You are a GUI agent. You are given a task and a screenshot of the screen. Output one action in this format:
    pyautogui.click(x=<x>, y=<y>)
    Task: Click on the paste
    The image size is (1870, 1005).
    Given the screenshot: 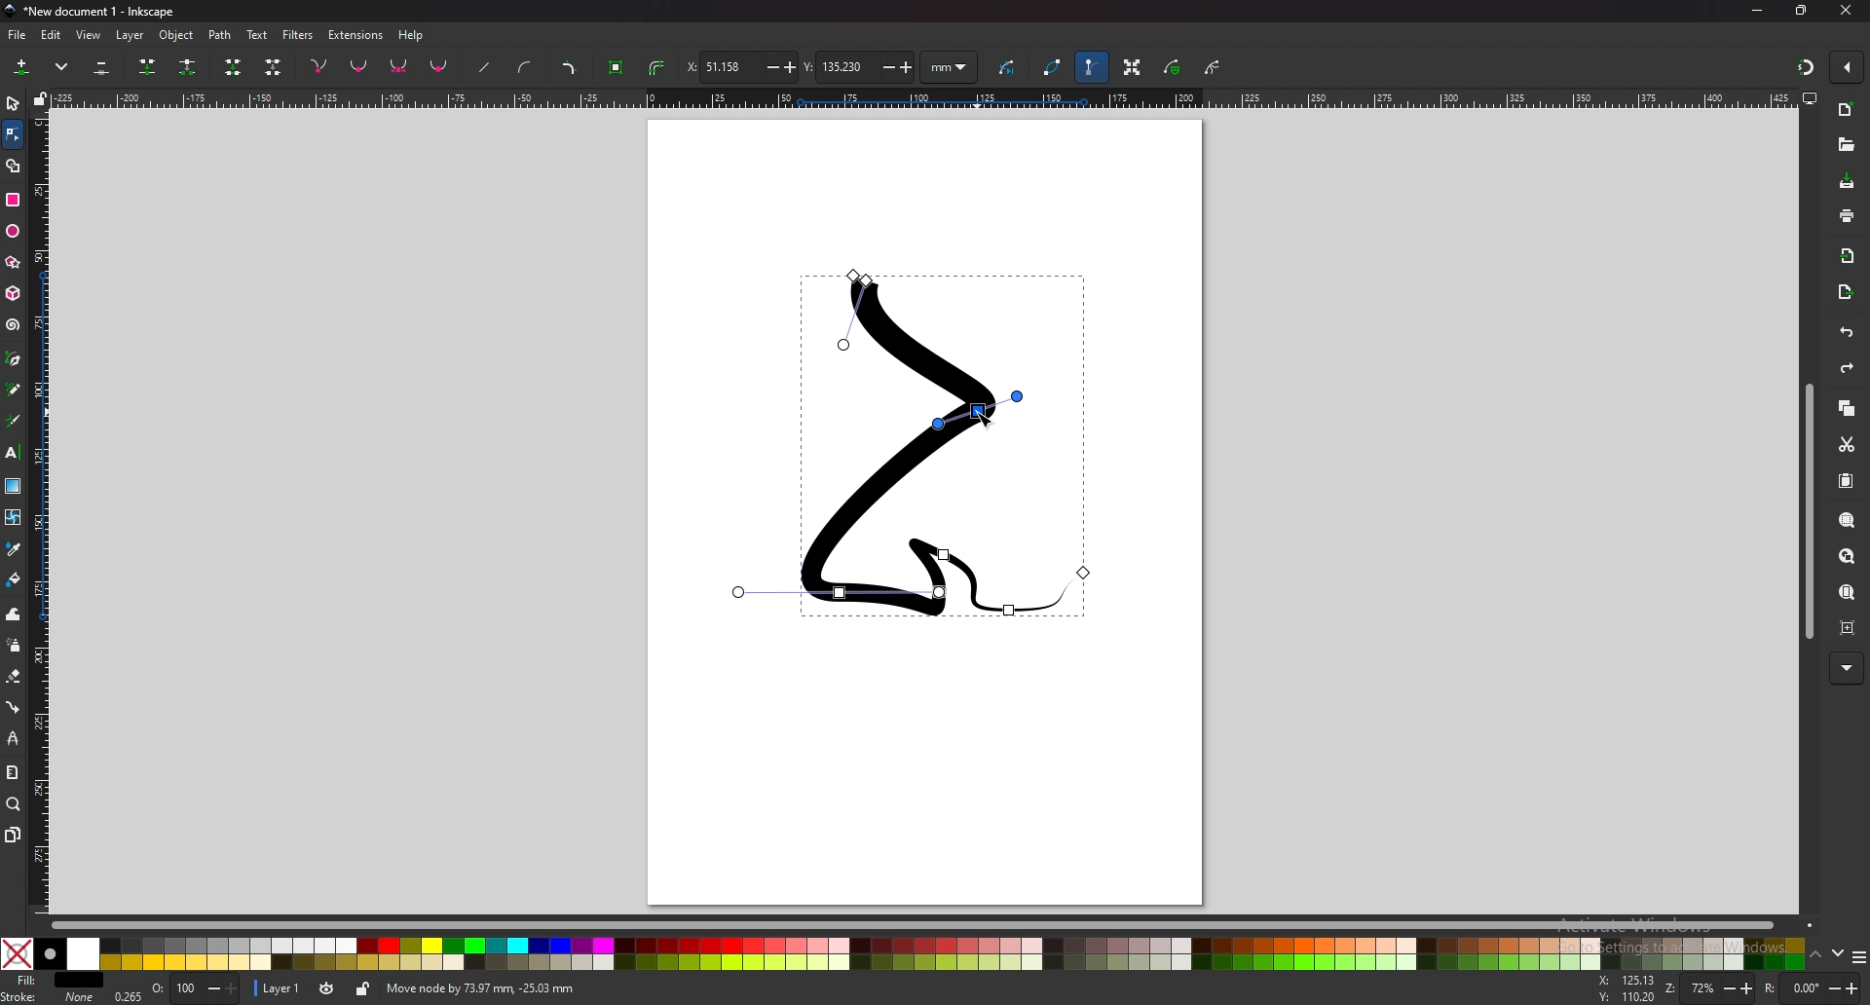 What is the action you would take?
    pyautogui.click(x=1845, y=481)
    